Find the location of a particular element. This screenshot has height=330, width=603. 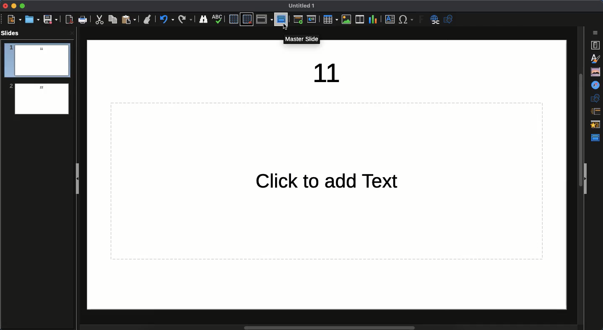

Master slide is located at coordinates (281, 19).